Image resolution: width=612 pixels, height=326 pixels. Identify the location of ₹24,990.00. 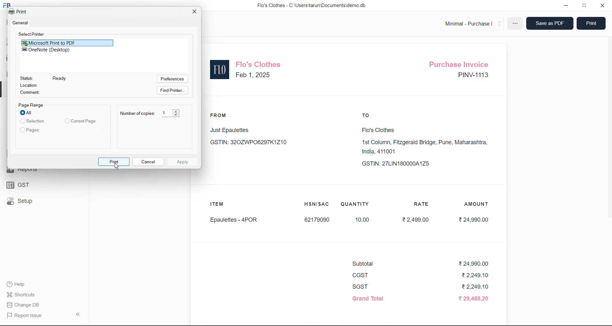
(476, 220).